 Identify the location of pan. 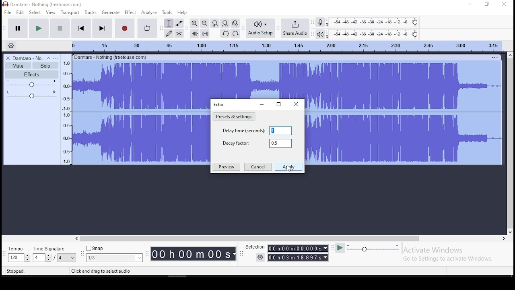
(31, 94).